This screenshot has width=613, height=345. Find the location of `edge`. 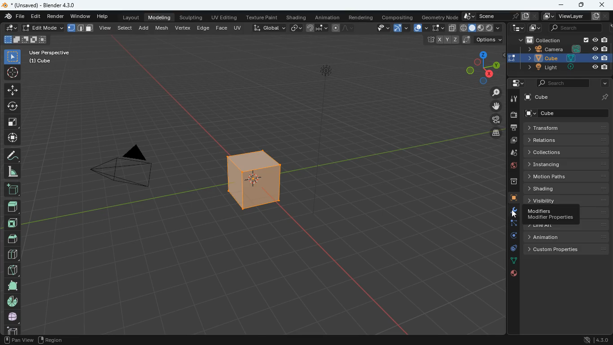

edge is located at coordinates (510, 224).